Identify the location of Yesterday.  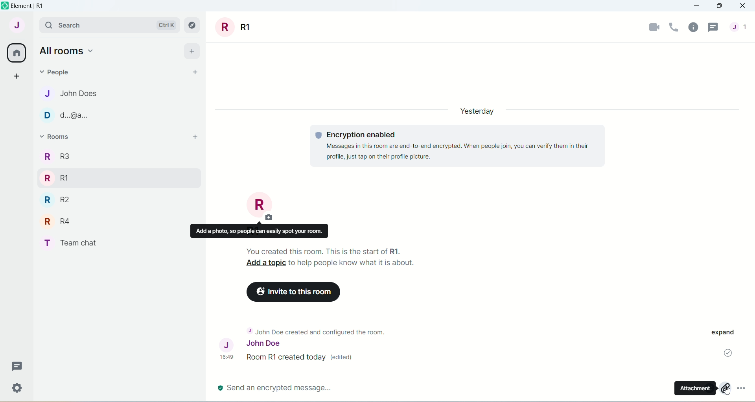
(474, 109).